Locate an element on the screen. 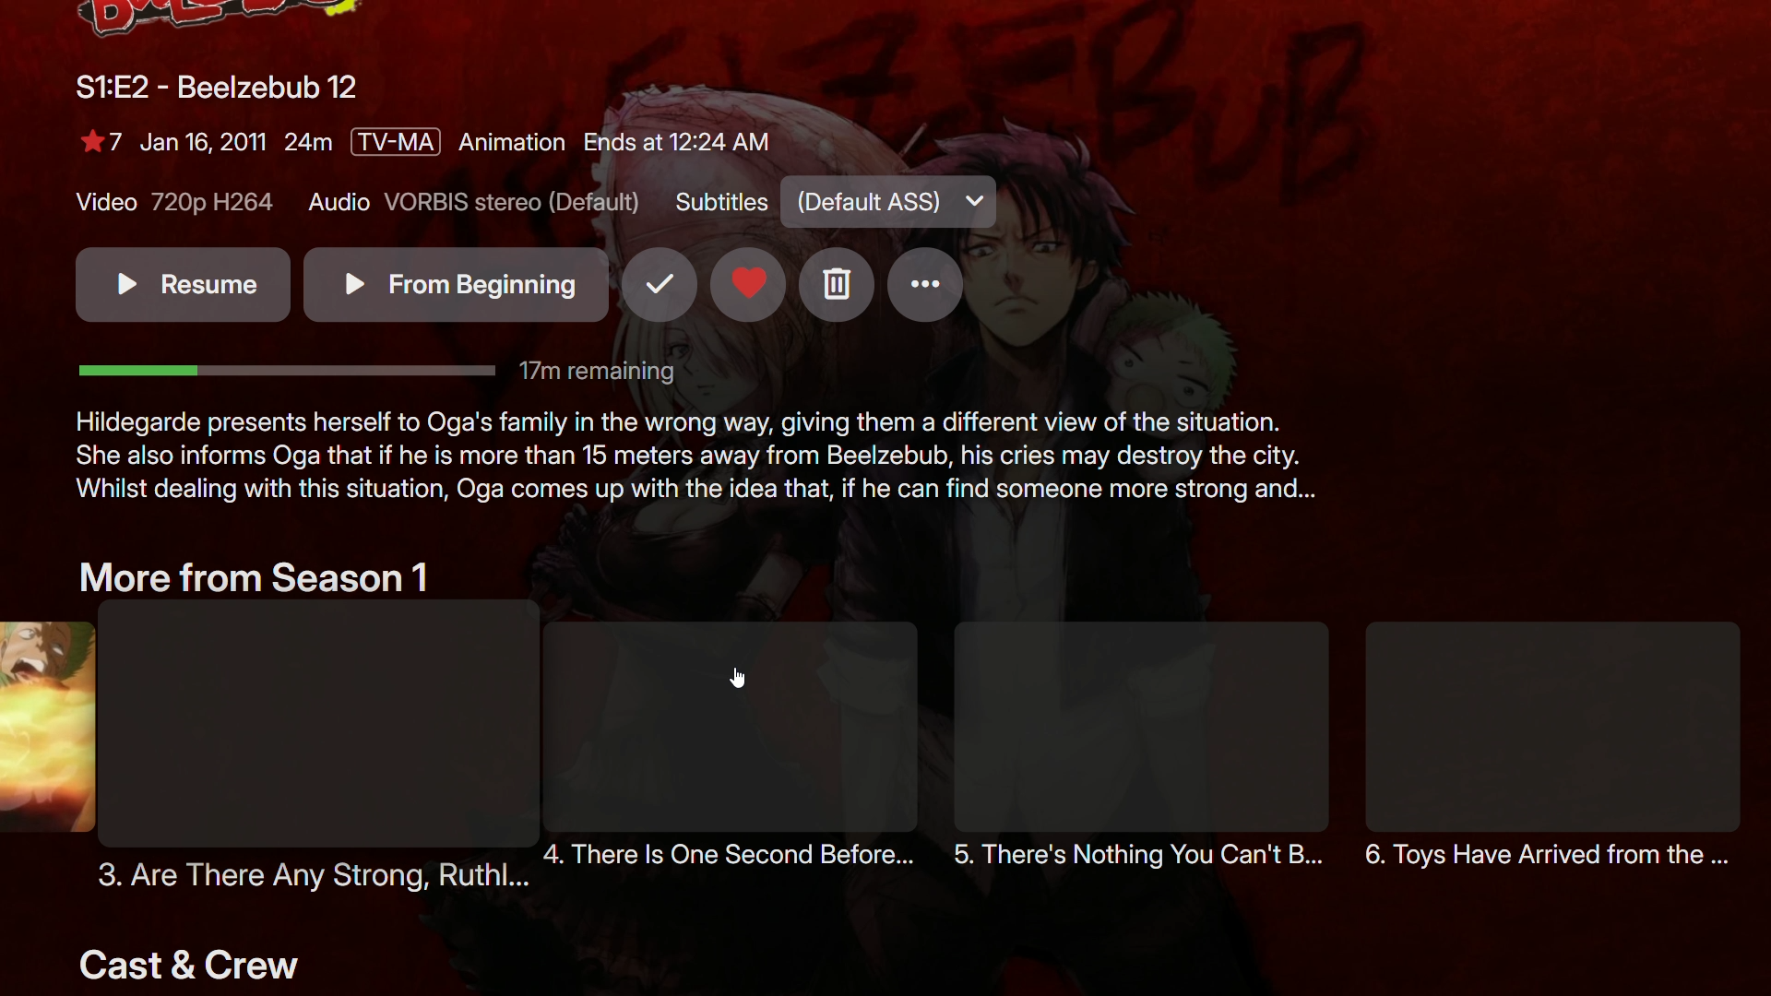 The height and width of the screenshot is (996, 1771). Delete is located at coordinates (839, 287).